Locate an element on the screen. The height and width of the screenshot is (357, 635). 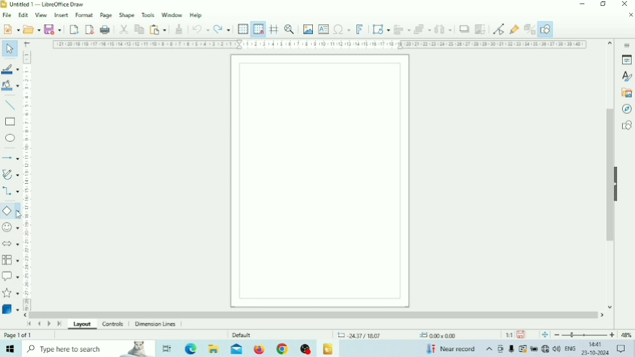
Zoom factor is located at coordinates (626, 335).